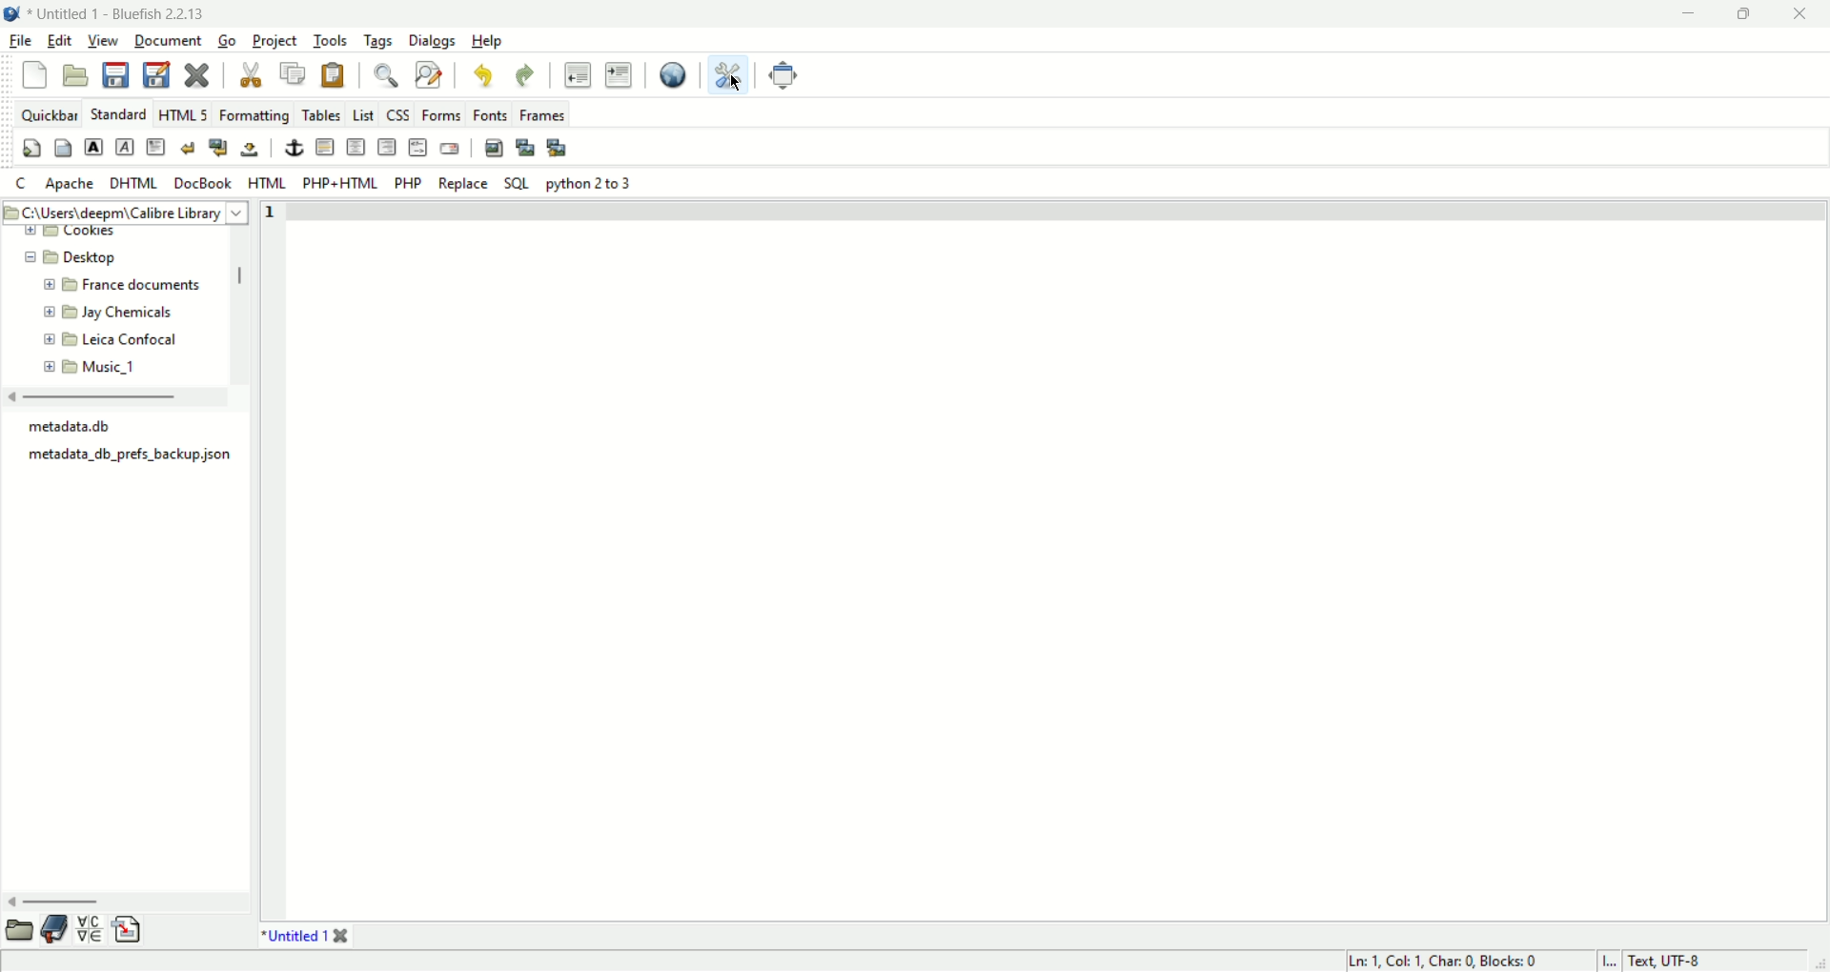  Describe the element at coordinates (486, 43) in the screenshot. I see `help` at that location.